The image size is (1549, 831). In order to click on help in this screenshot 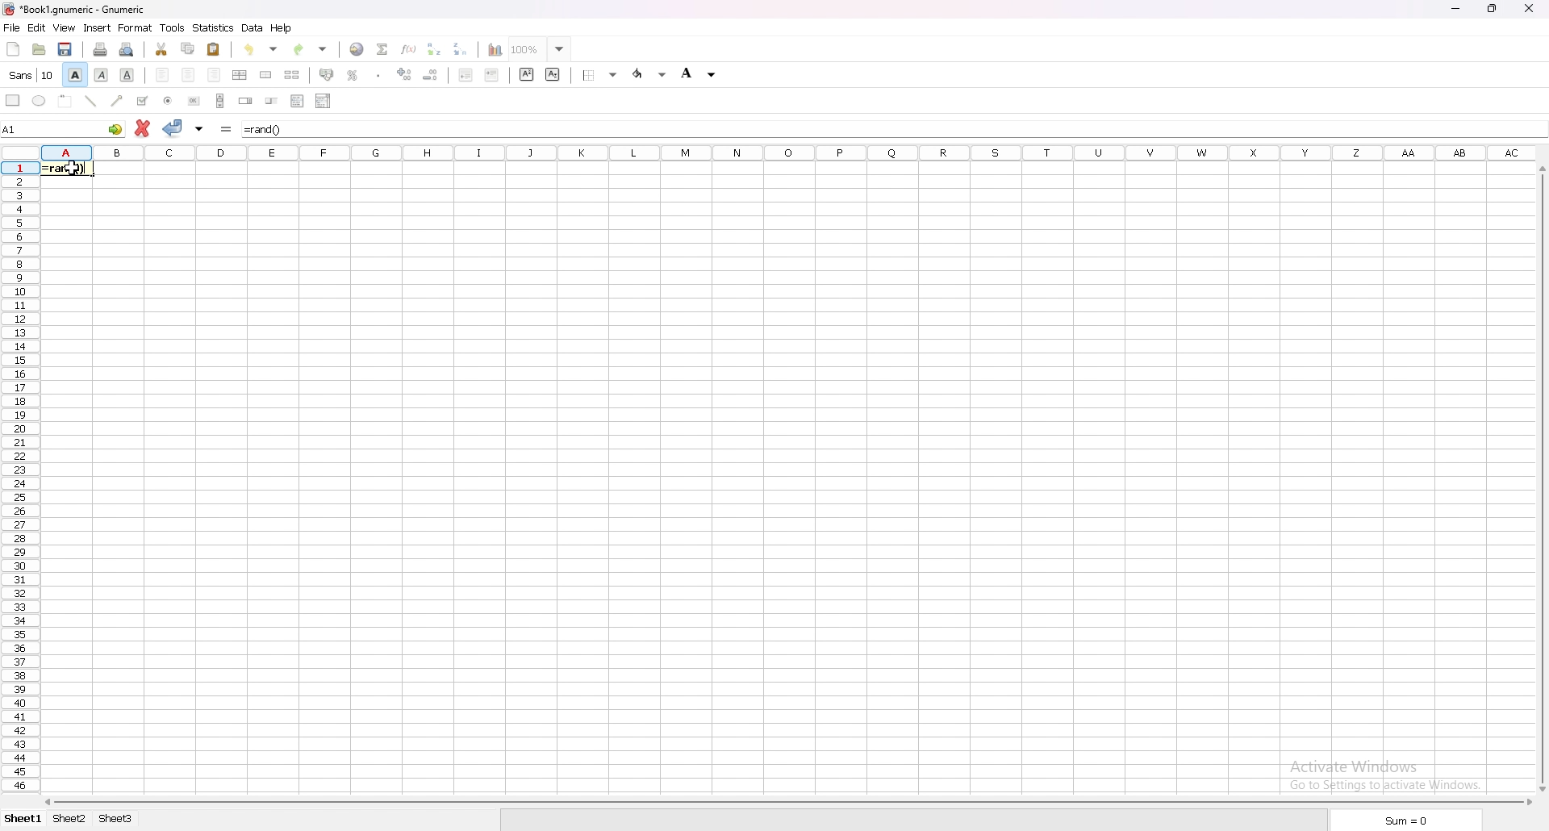, I will do `click(281, 28)`.